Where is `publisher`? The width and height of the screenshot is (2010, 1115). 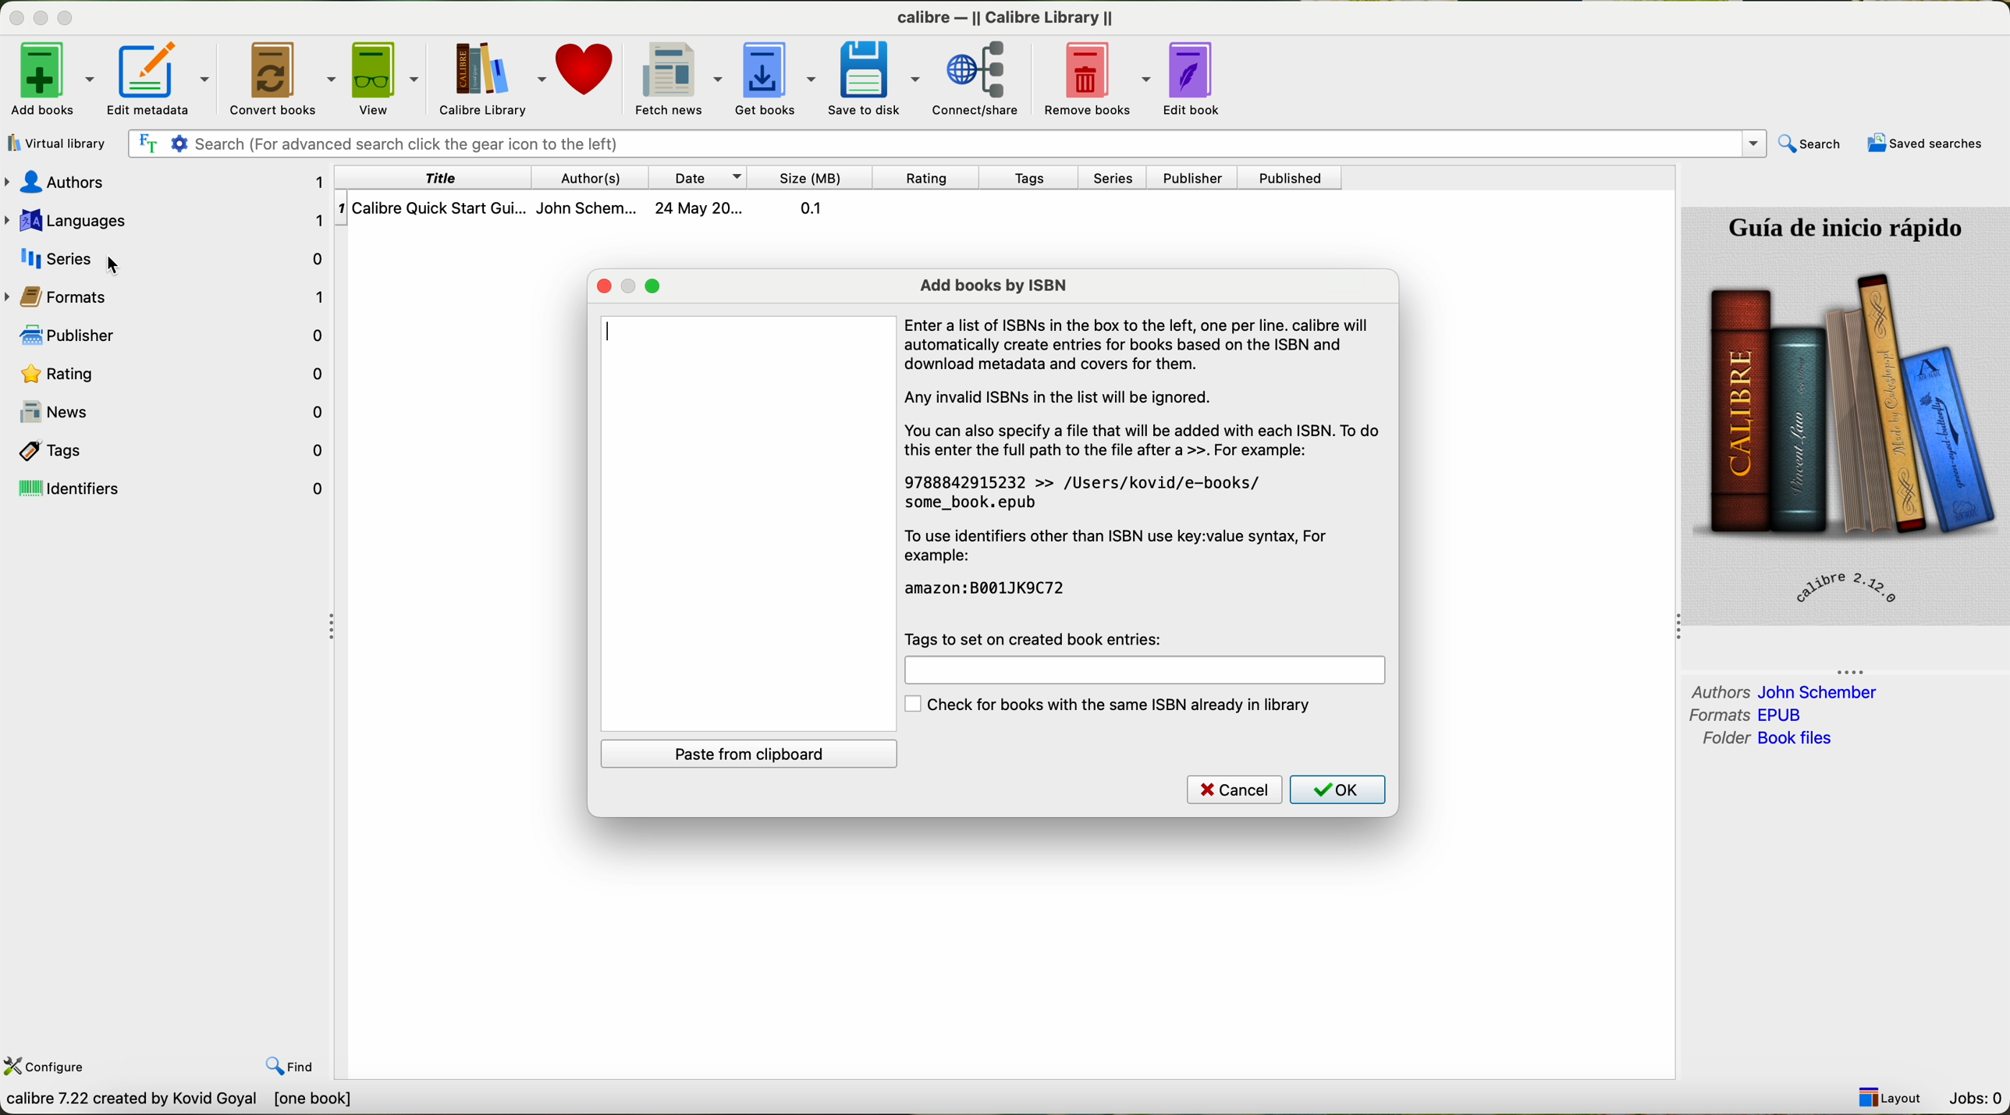 publisher is located at coordinates (1192, 177).